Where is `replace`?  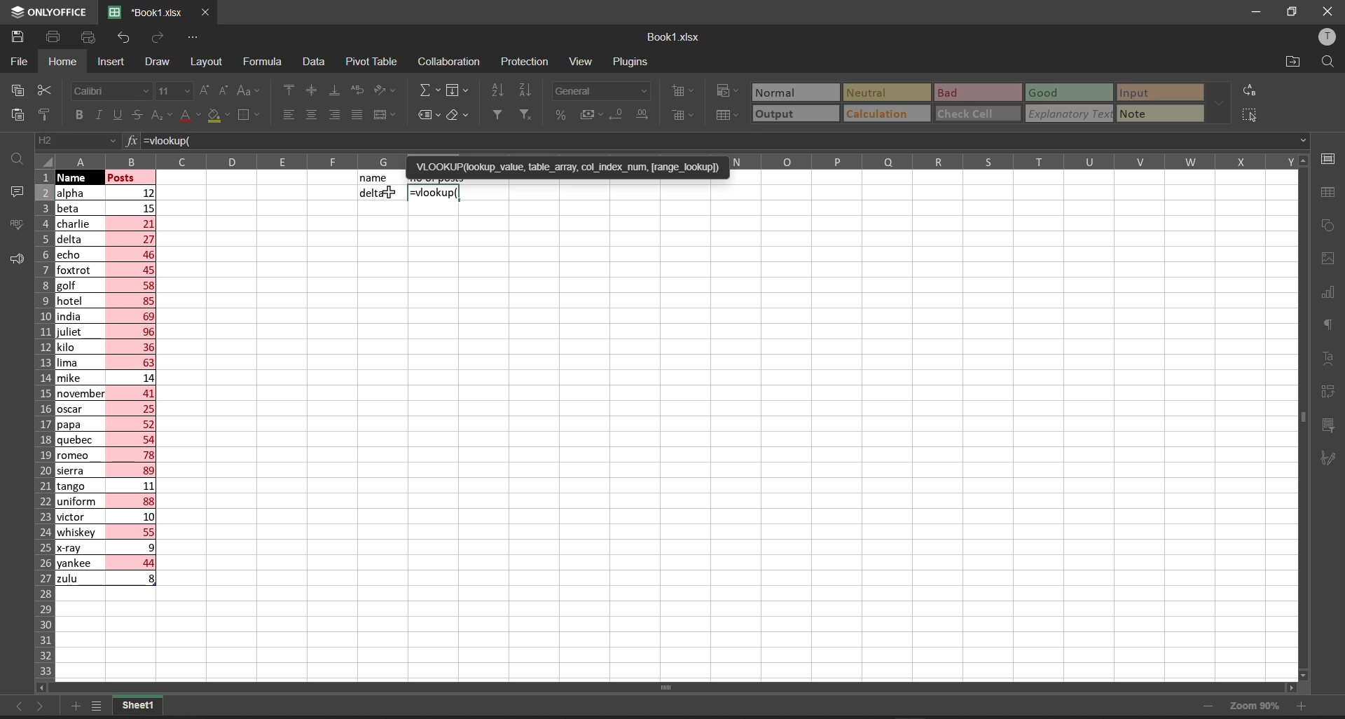 replace is located at coordinates (1250, 90).